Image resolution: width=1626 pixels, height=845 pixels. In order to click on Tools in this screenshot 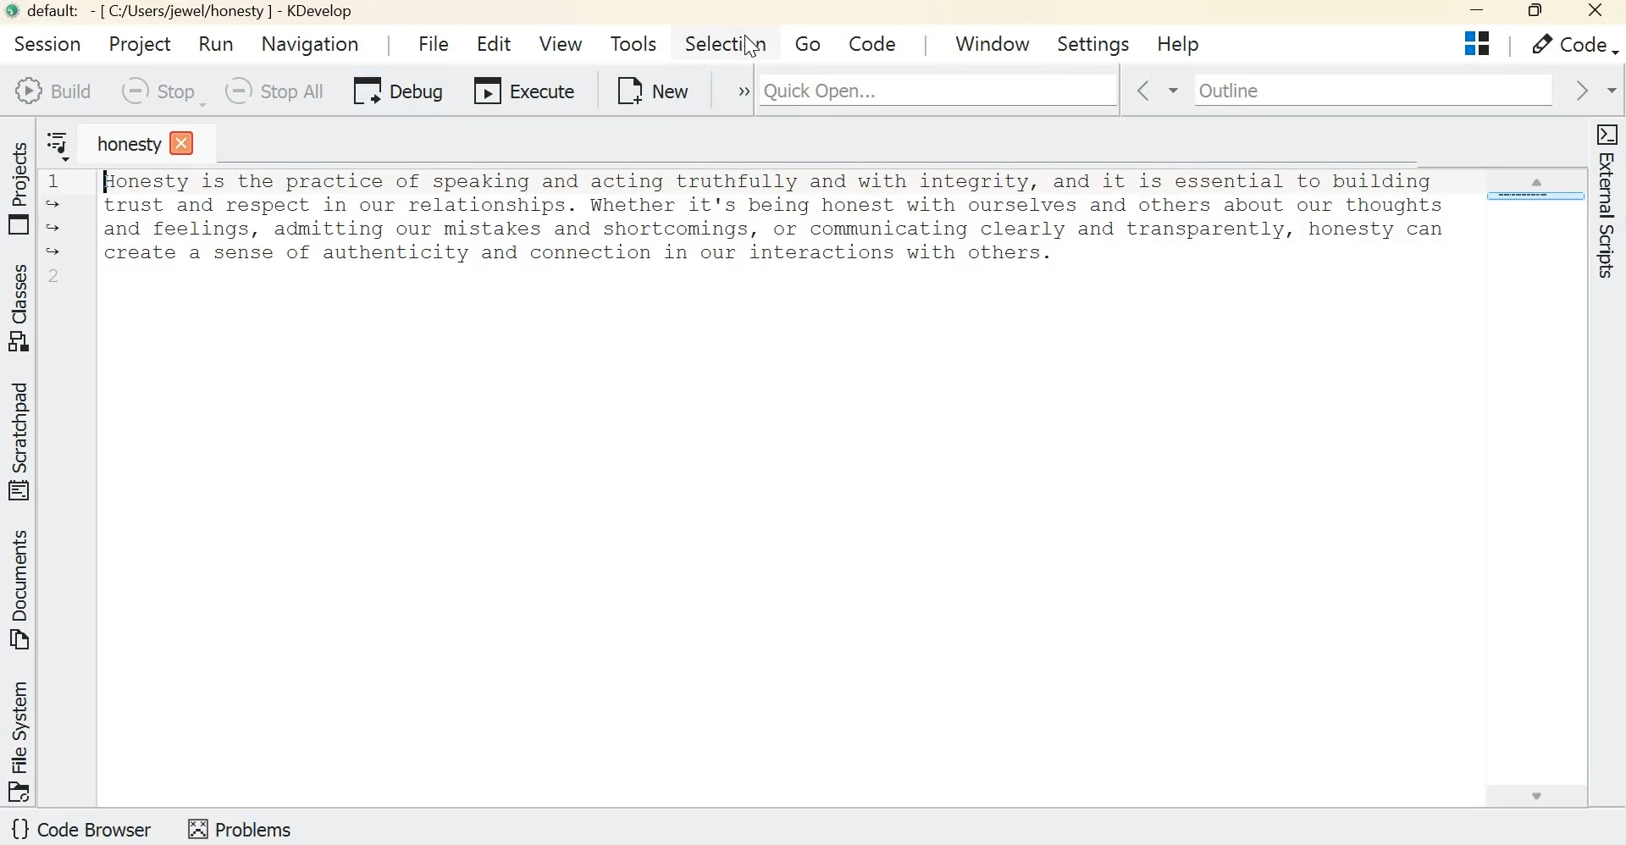, I will do `click(633, 43)`.